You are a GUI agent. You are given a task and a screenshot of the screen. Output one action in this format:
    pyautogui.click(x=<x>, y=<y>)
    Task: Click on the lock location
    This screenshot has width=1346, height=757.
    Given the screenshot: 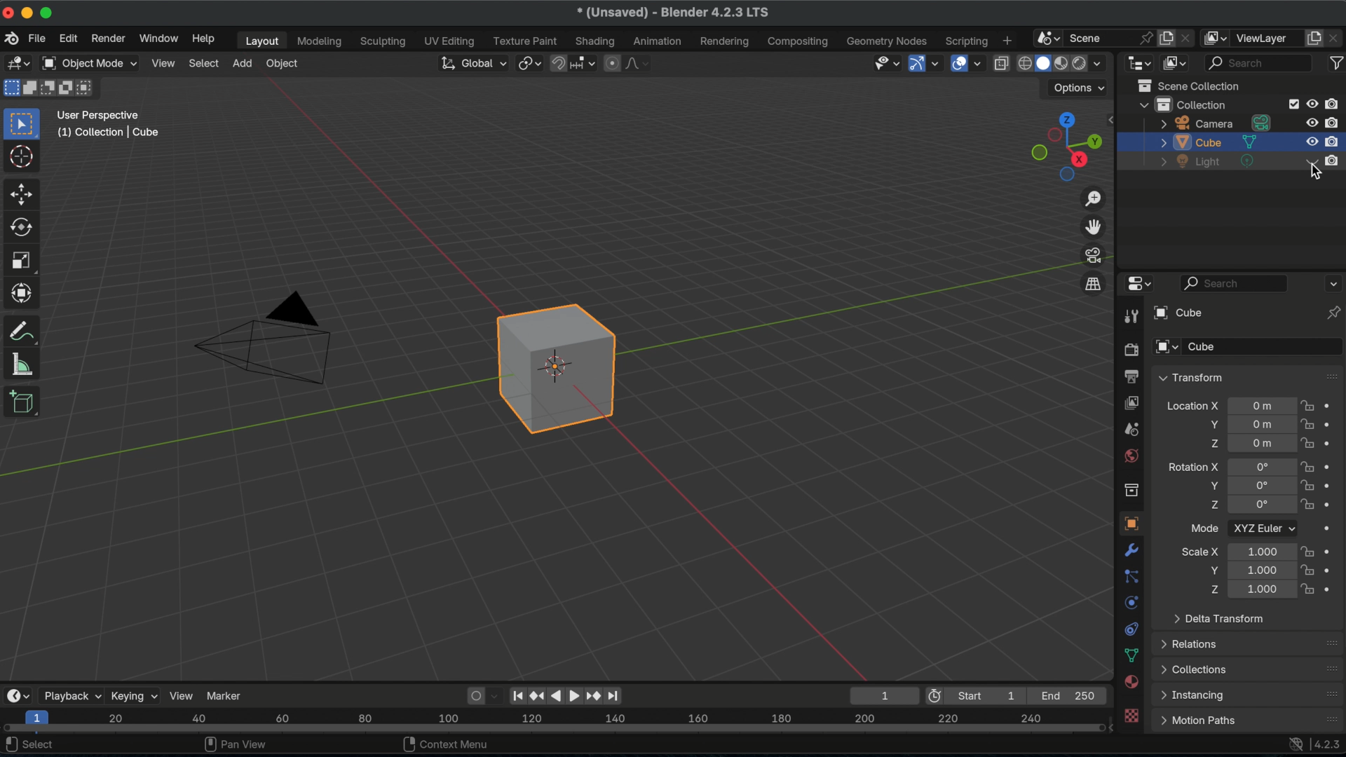 What is the action you would take?
    pyautogui.click(x=1309, y=404)
    